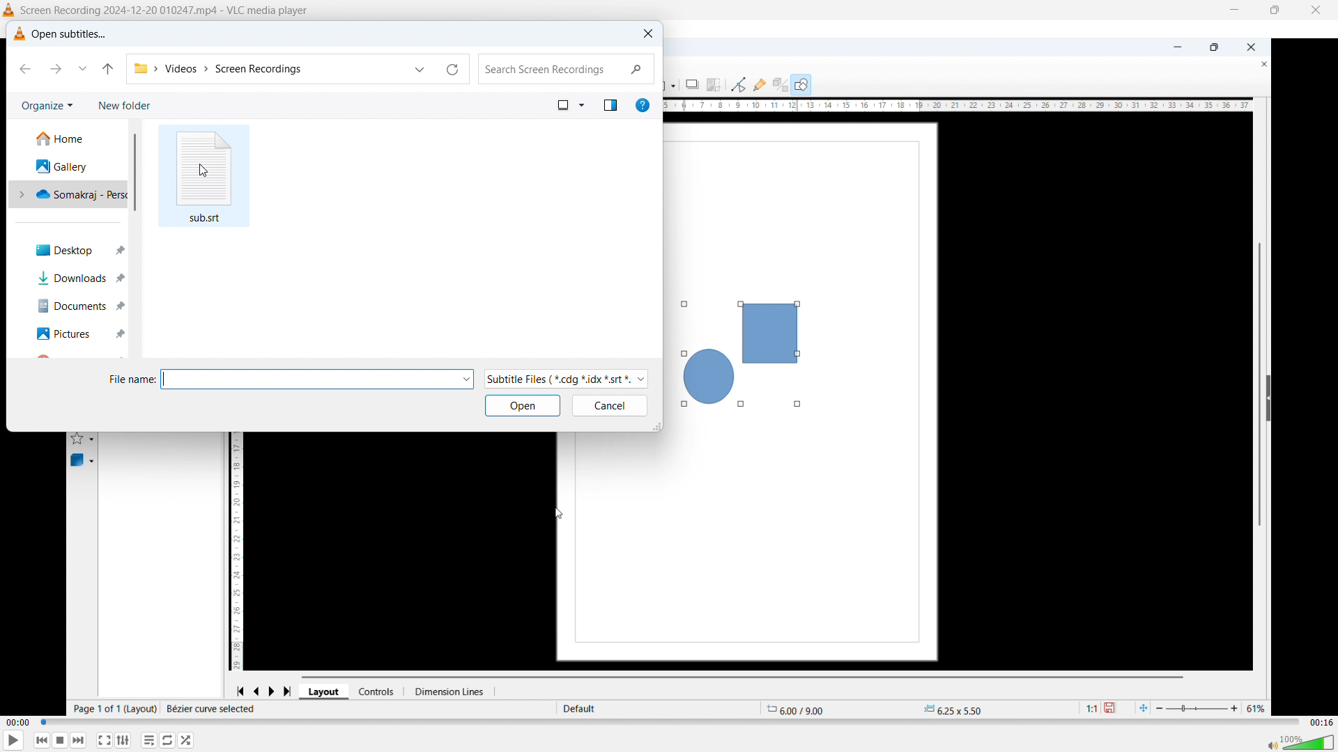 This screenshot has height=752, width=1338. I want to click on Time bar , so click(670, 723).